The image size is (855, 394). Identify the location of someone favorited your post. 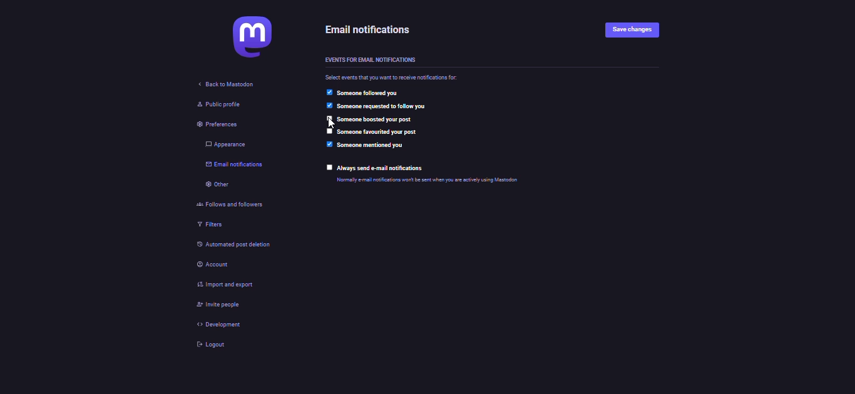
(377, 133).